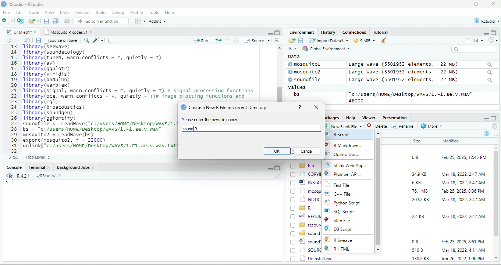 This screenshot has height=265, width=501. I want to click on minimize, so click(486, 119).